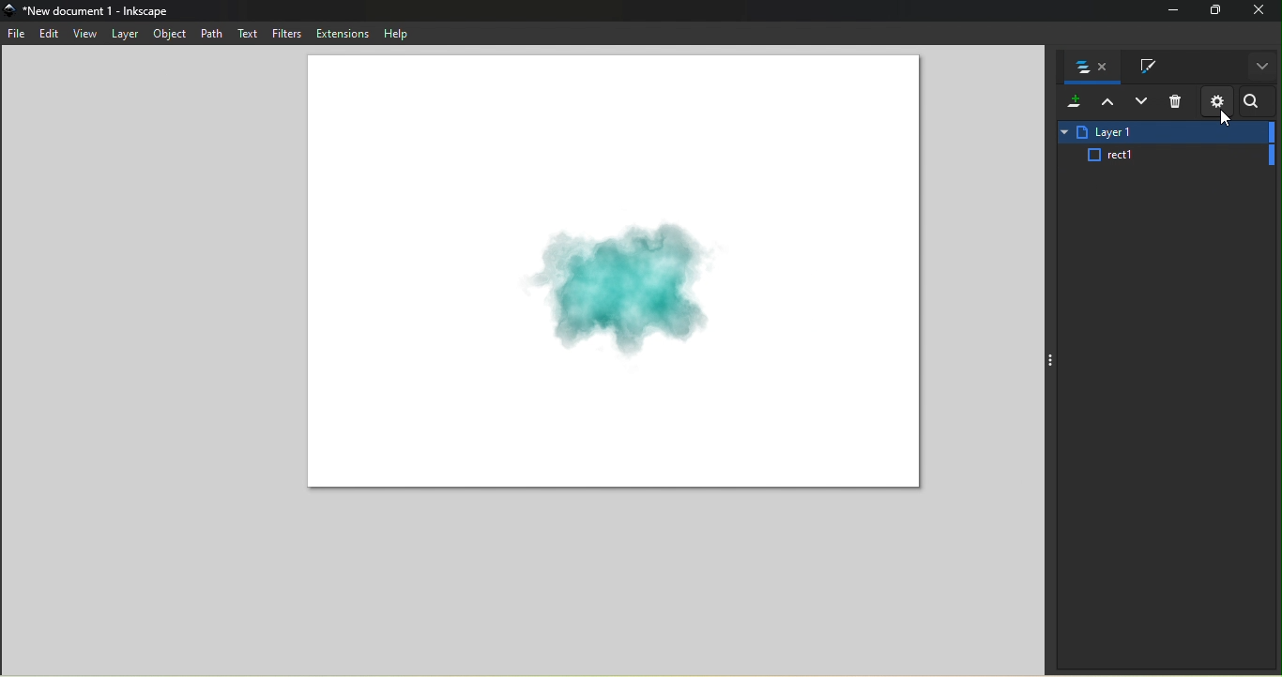 The image size is (1282, 677). I want to click on Layer and objects, so click(1090, 68).